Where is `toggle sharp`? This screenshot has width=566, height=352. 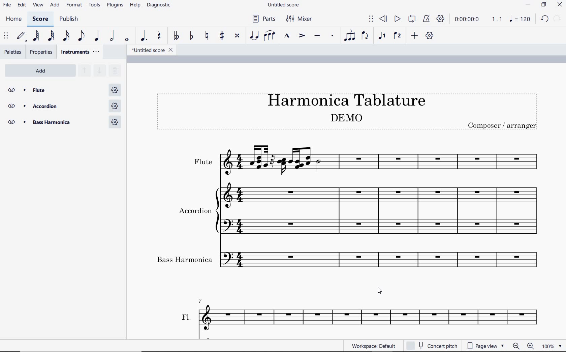 toggle sharp is located at coordinates (222, 36).